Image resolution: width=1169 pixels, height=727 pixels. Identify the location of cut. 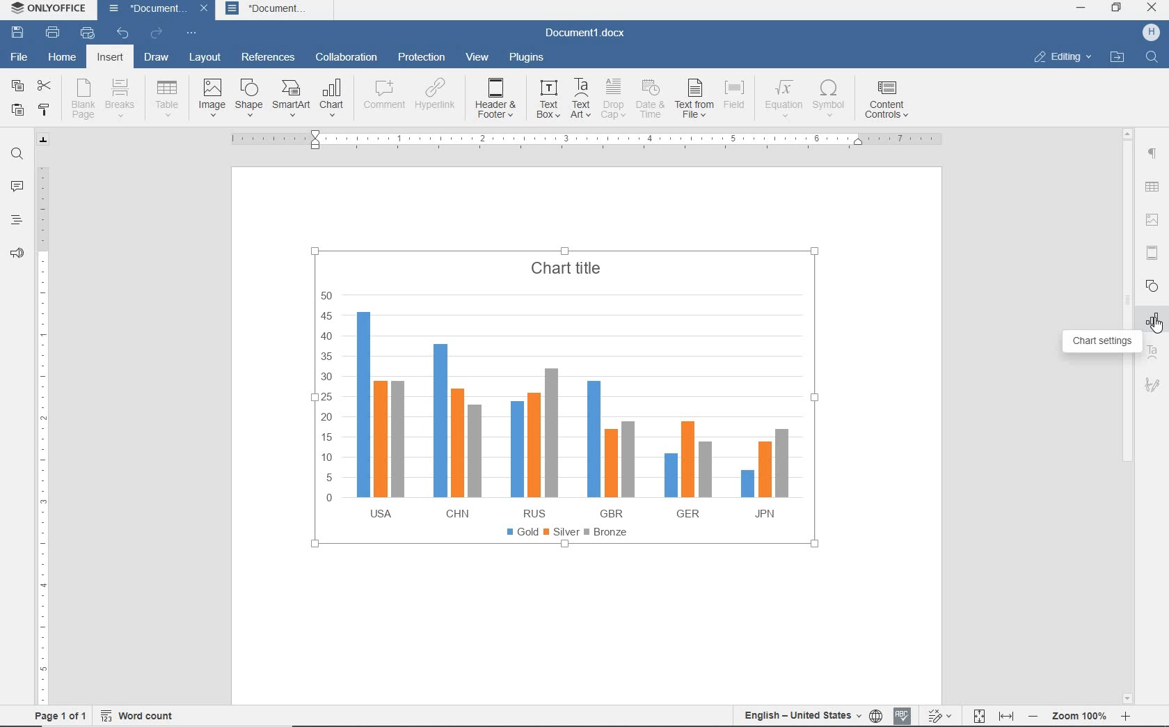
(45, 84).